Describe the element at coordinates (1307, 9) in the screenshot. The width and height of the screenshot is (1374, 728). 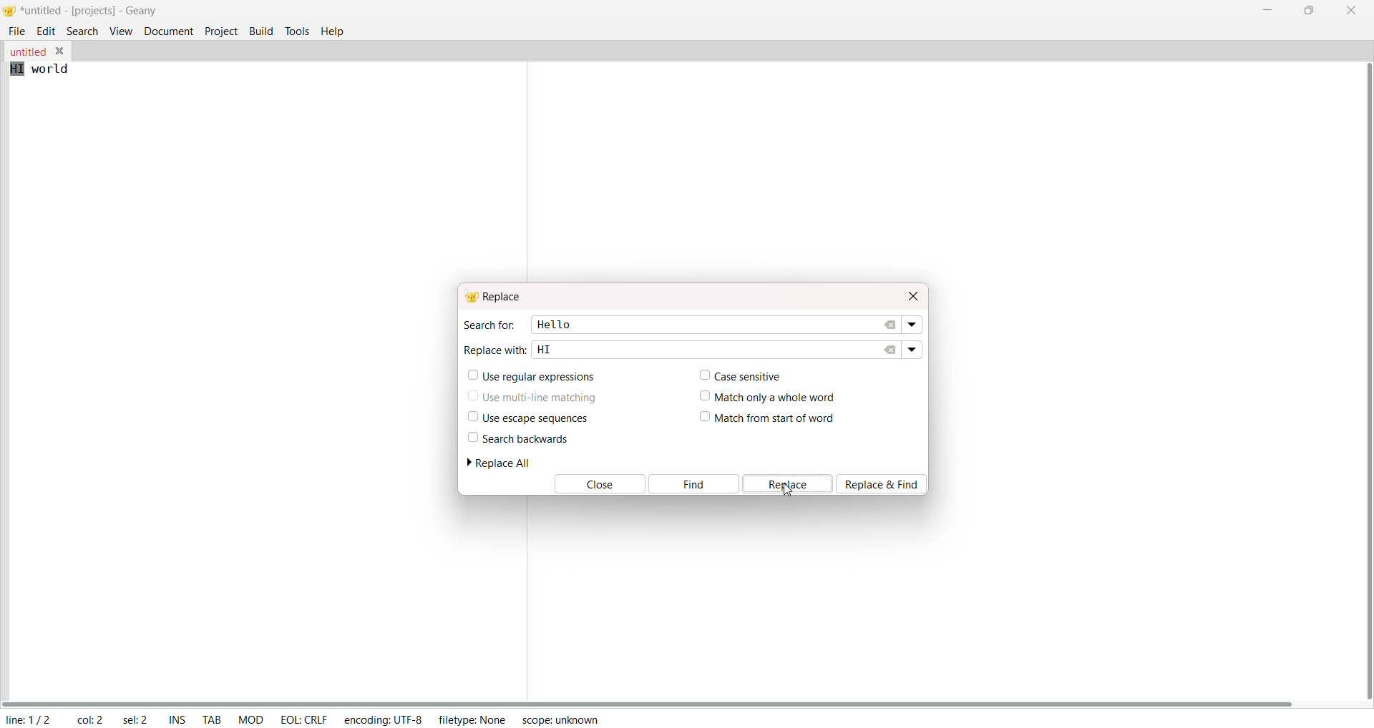
I see `maximize` at that location.